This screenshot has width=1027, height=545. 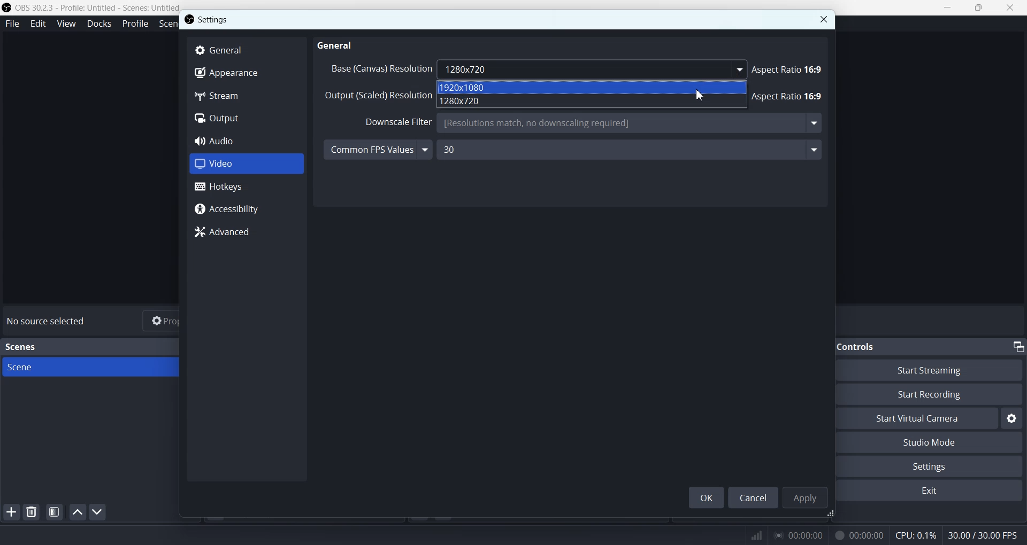 I want to click on Text, so click(x=48, y=321).